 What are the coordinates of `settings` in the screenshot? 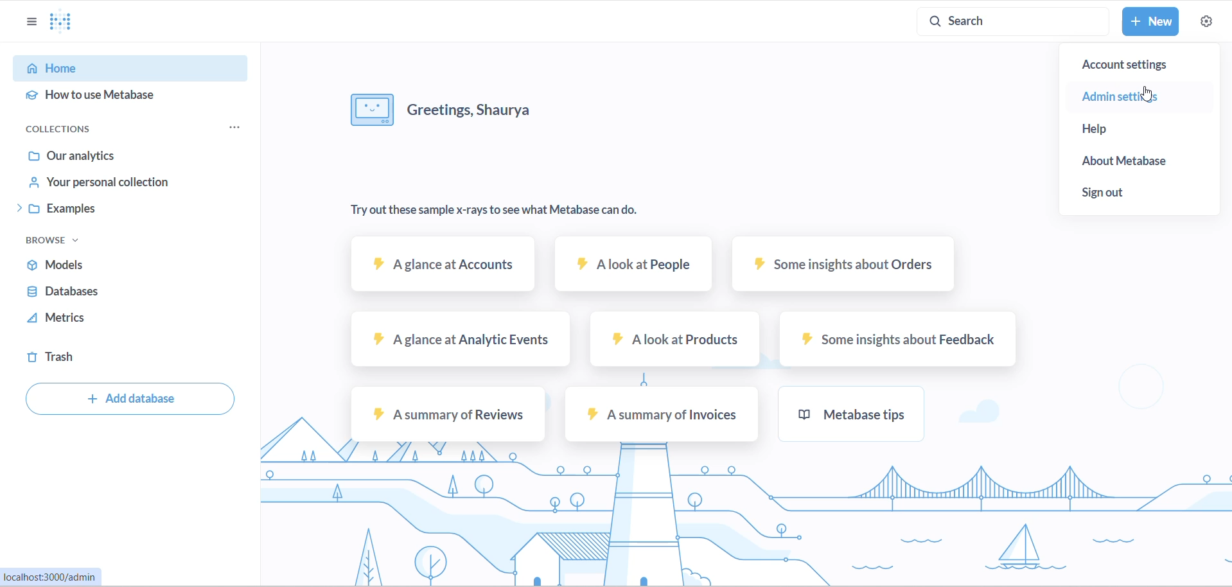 It's located at (1206, 21).